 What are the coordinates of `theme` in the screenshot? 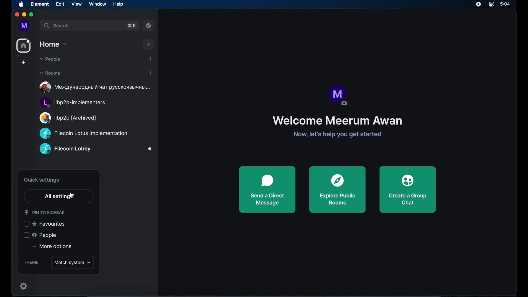 It's located at (32, 260).